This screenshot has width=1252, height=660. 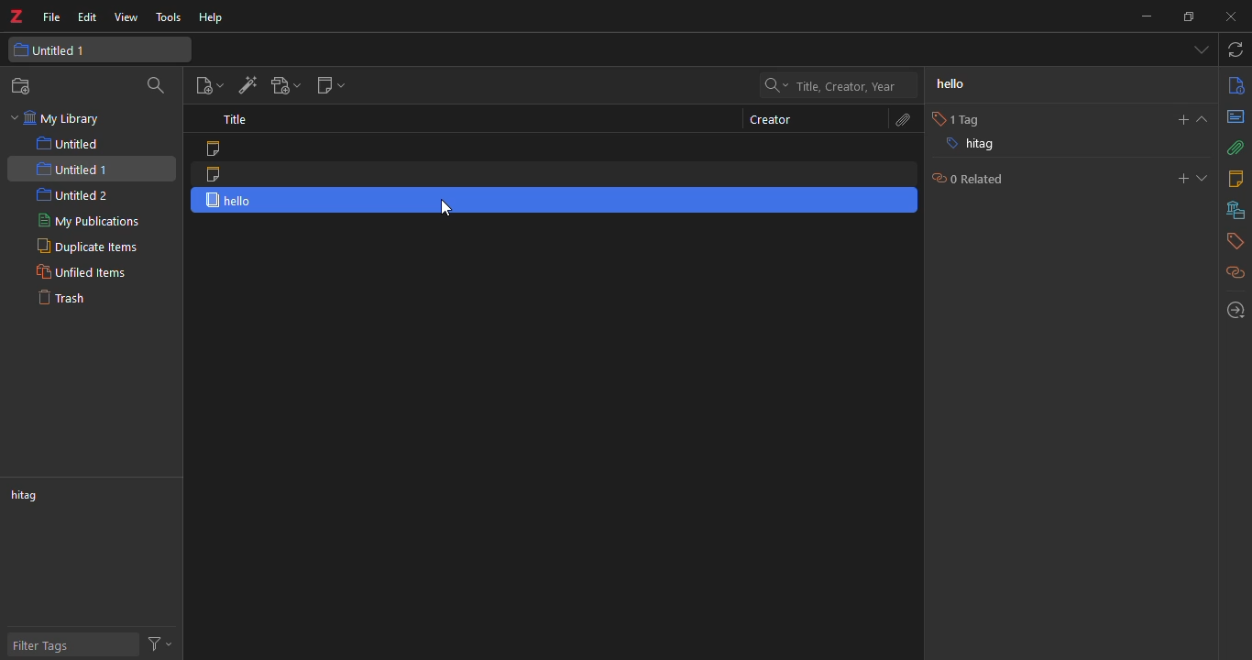 I want to click on search, so click(x=156, y=87).